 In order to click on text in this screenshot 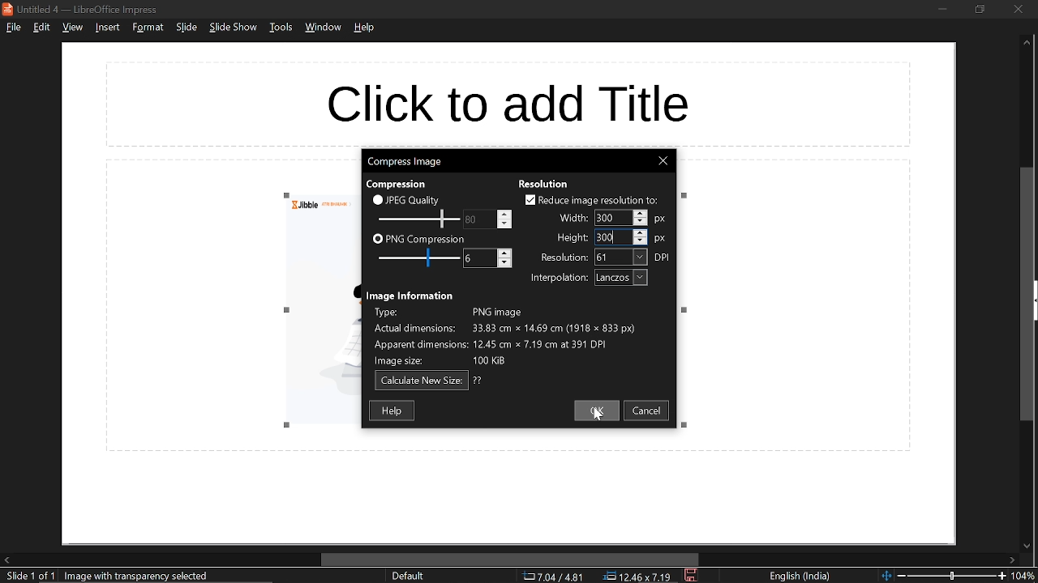, I will do `click(410, 295)`.